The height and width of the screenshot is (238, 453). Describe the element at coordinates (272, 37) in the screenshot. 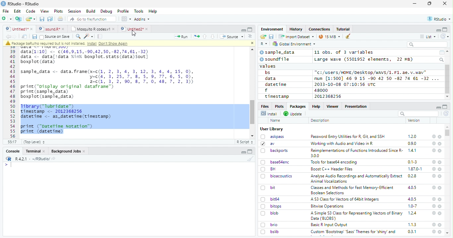

I see `Save` at that location.